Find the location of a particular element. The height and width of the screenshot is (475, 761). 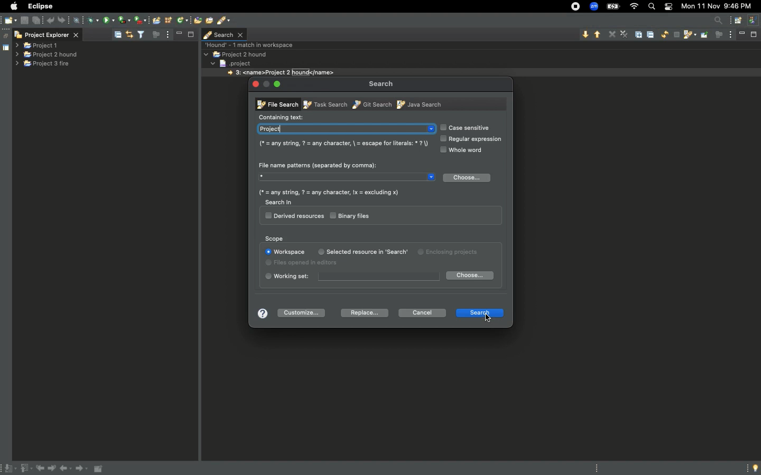

Tip of the day is located at coordinates (753, 468).